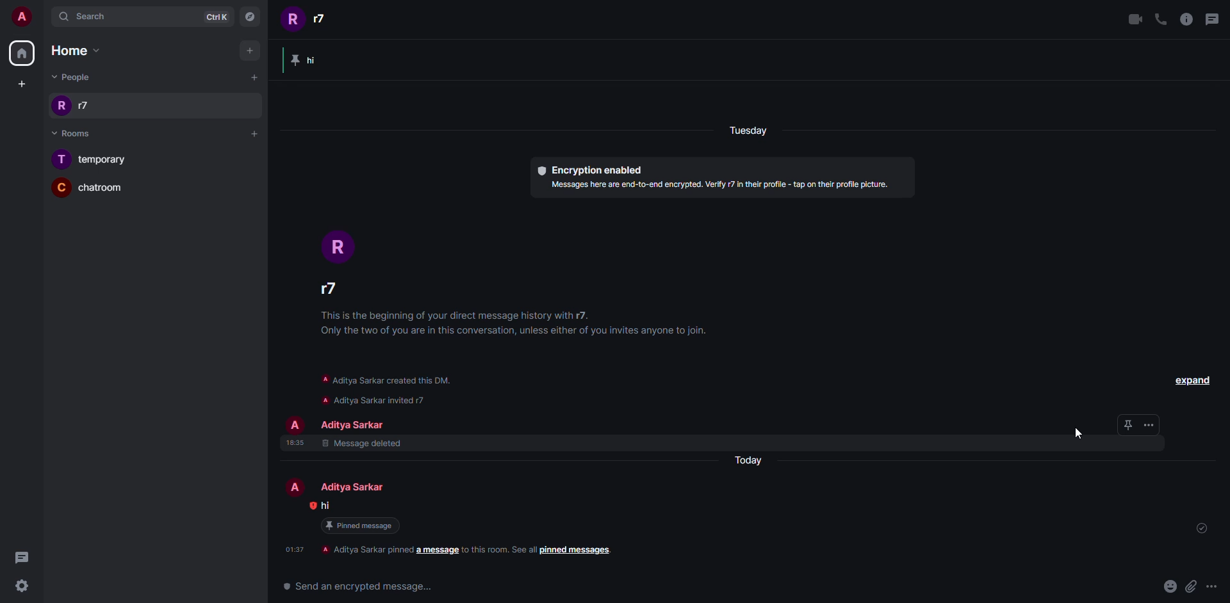 The height and width of the screenshot is (603, 1230). Describe the element at coordinates (295, 549) in the screenshot. I see `time` at that location.